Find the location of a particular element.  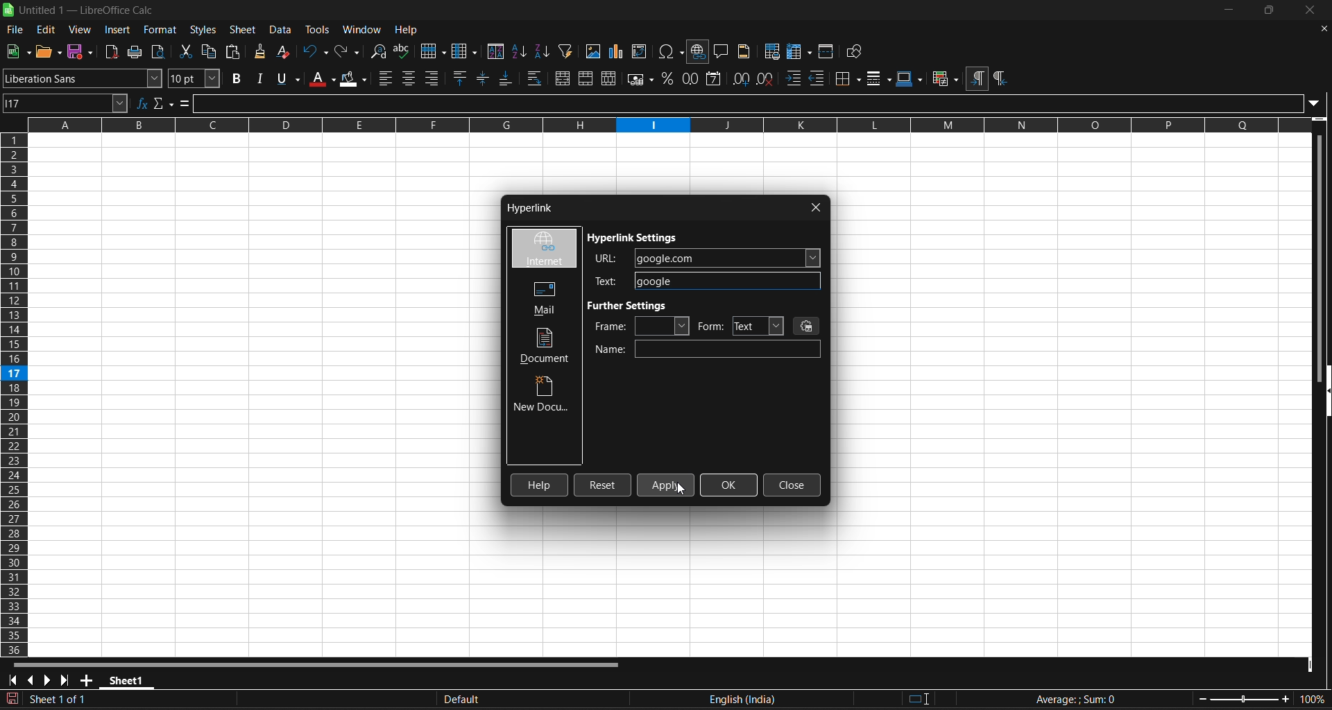

center vertically is located at coordinates (484, 78).